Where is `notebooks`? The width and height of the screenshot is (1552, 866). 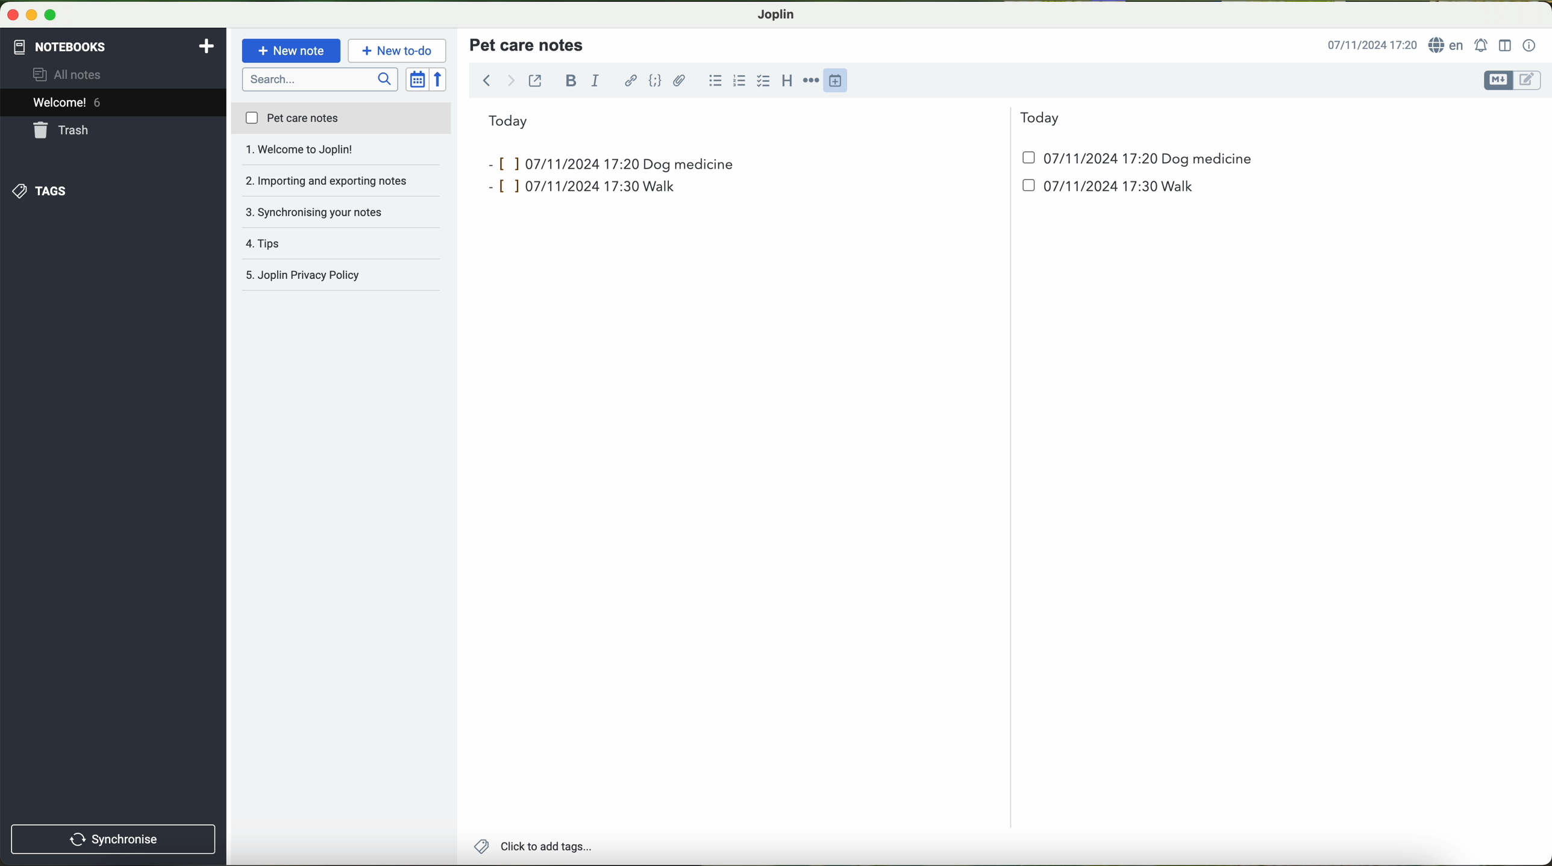 notebooks is located at coordinates (58, 45).